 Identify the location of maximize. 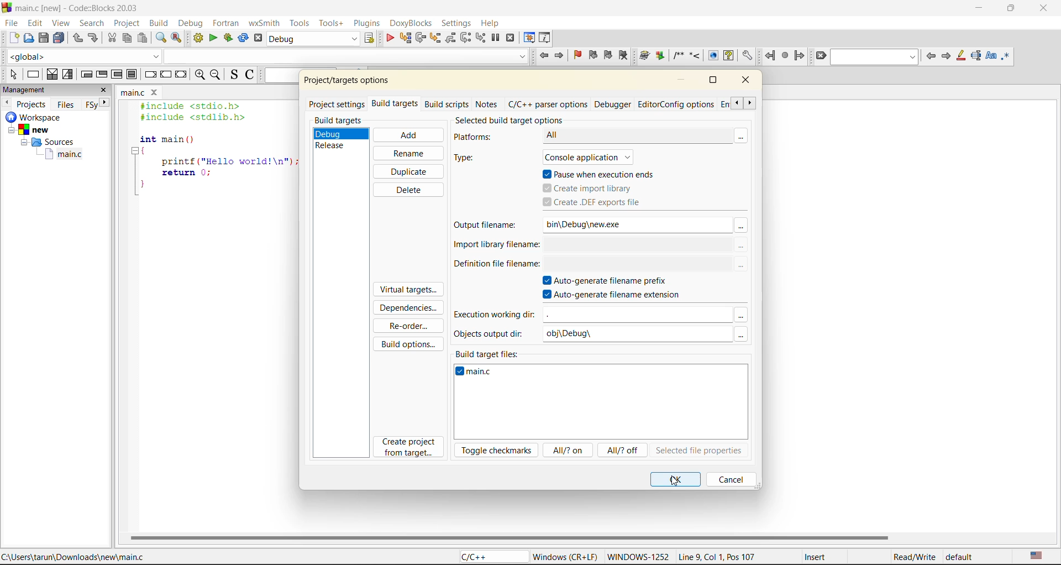
(712, 80).